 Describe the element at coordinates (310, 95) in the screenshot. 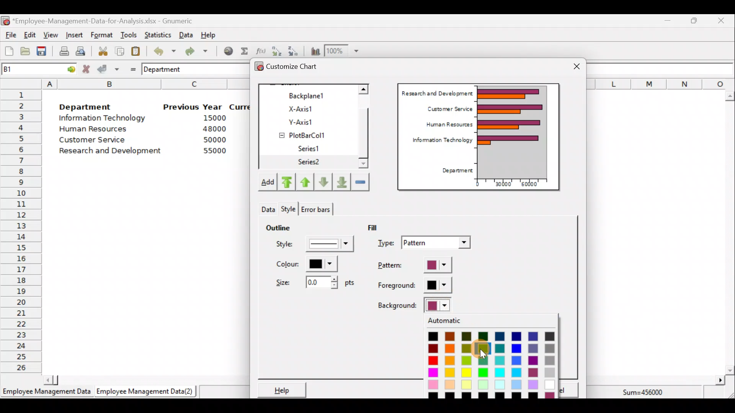

I see `Backplane1` at that location.